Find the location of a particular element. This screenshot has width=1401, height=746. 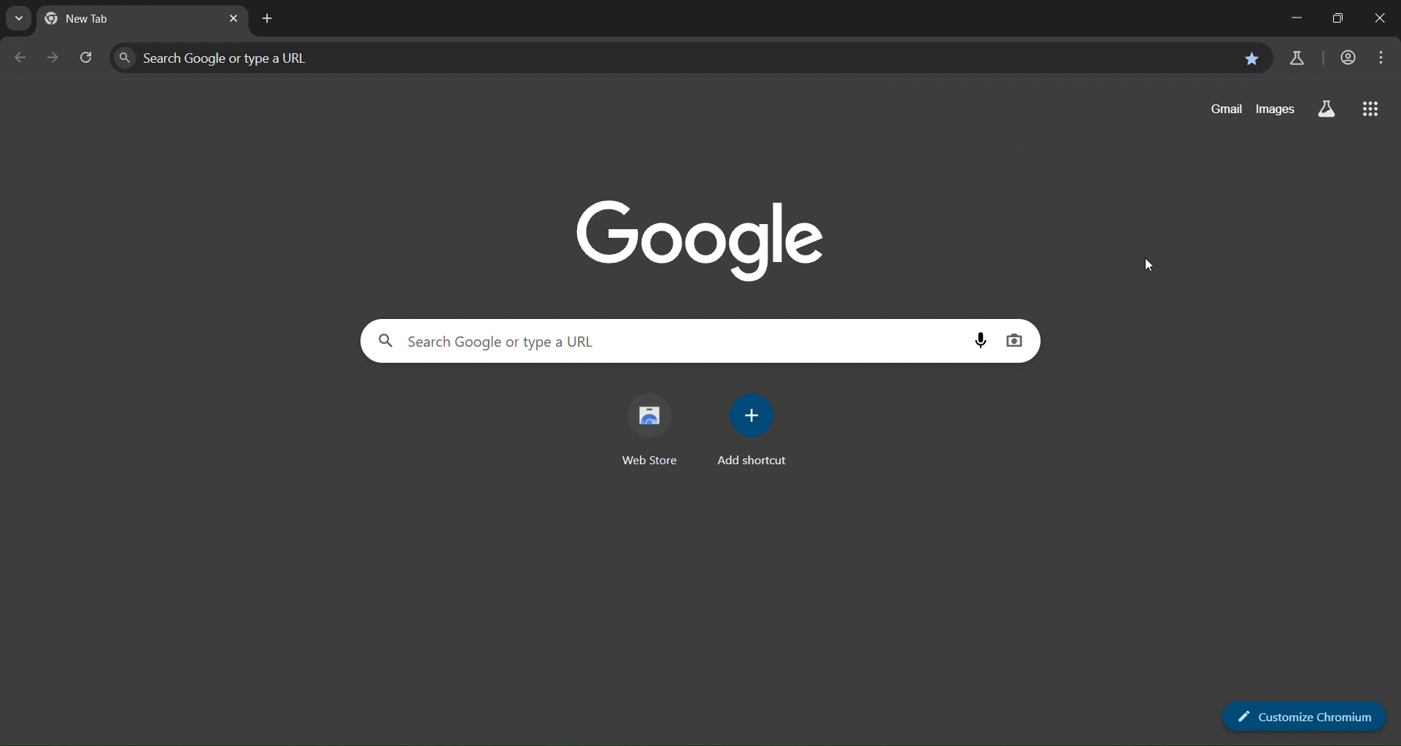

cursor is located at coordinates (1147, 267).